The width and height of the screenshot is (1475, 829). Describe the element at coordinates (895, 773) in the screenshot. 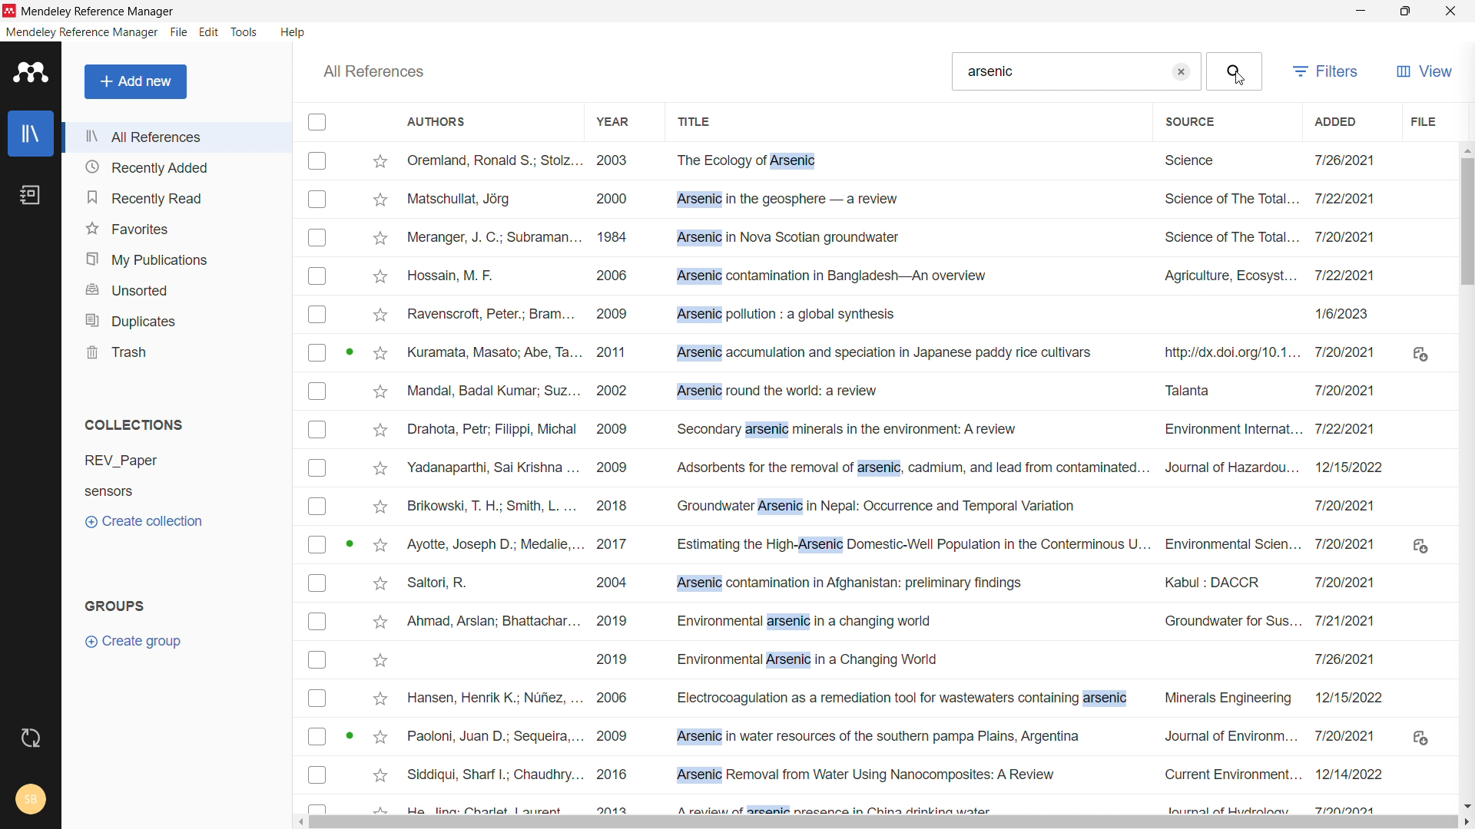

I see `Siddiqui, Sharf I.; Chaudhry... 2016 Arsenic Removal from Water Using Nanocomposites: A Review Current Environment... 12/14/2022` at that location.